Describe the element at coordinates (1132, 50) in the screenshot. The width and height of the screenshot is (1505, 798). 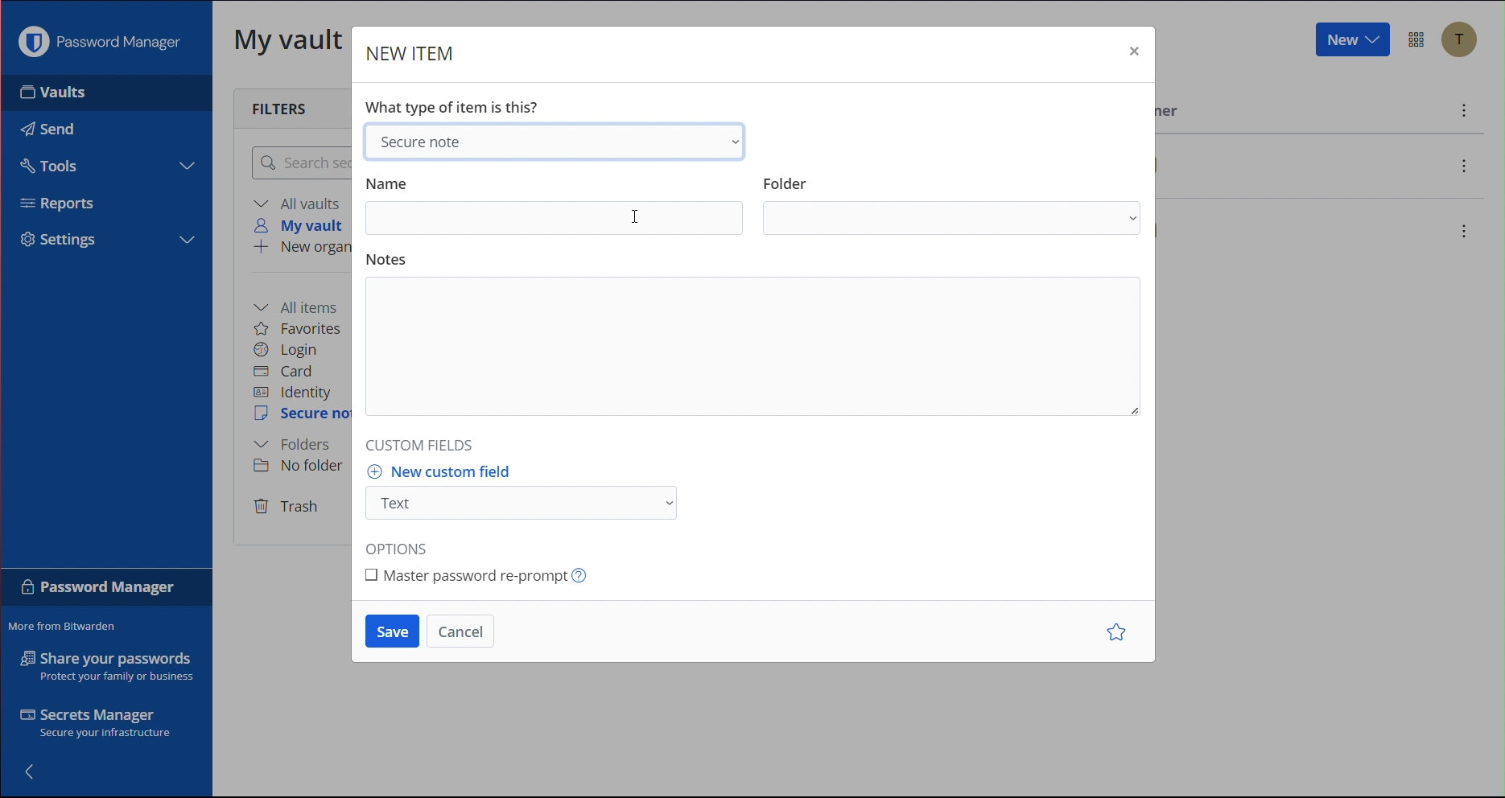
I see `Close` at that location.